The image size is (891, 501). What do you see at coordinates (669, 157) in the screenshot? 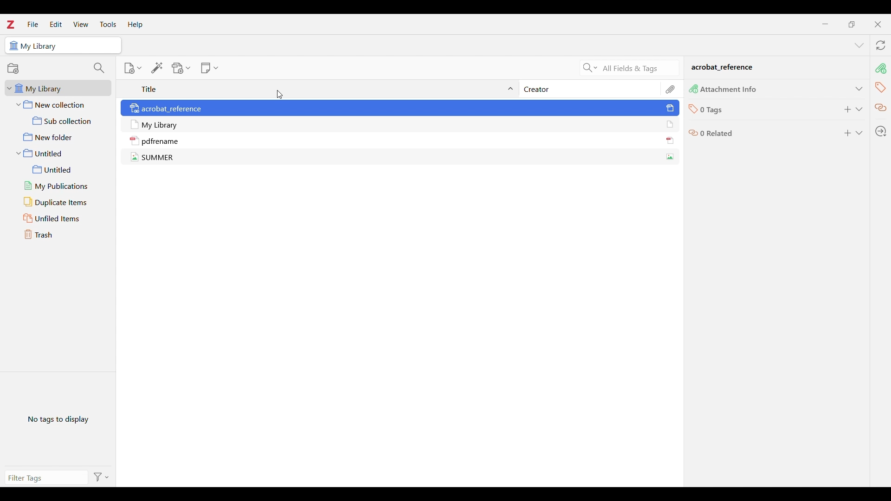
I see `icon` at bounding box center [669, 157].